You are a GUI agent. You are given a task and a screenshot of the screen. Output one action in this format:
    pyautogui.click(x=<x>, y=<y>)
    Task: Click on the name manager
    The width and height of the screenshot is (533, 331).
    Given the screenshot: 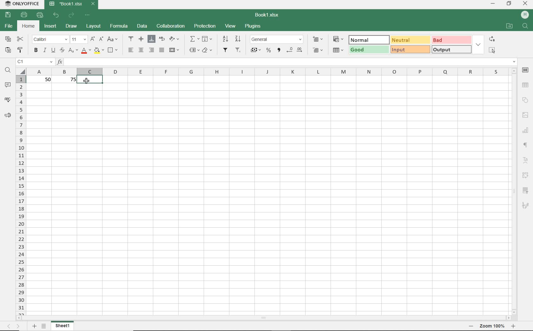 What is the action you would take?
    pyautogui.click(x=35, y=62)
    